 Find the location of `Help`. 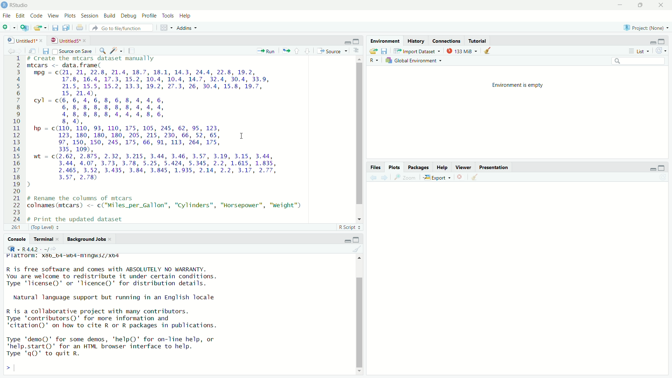

Help is located at coordinates (186, 16).